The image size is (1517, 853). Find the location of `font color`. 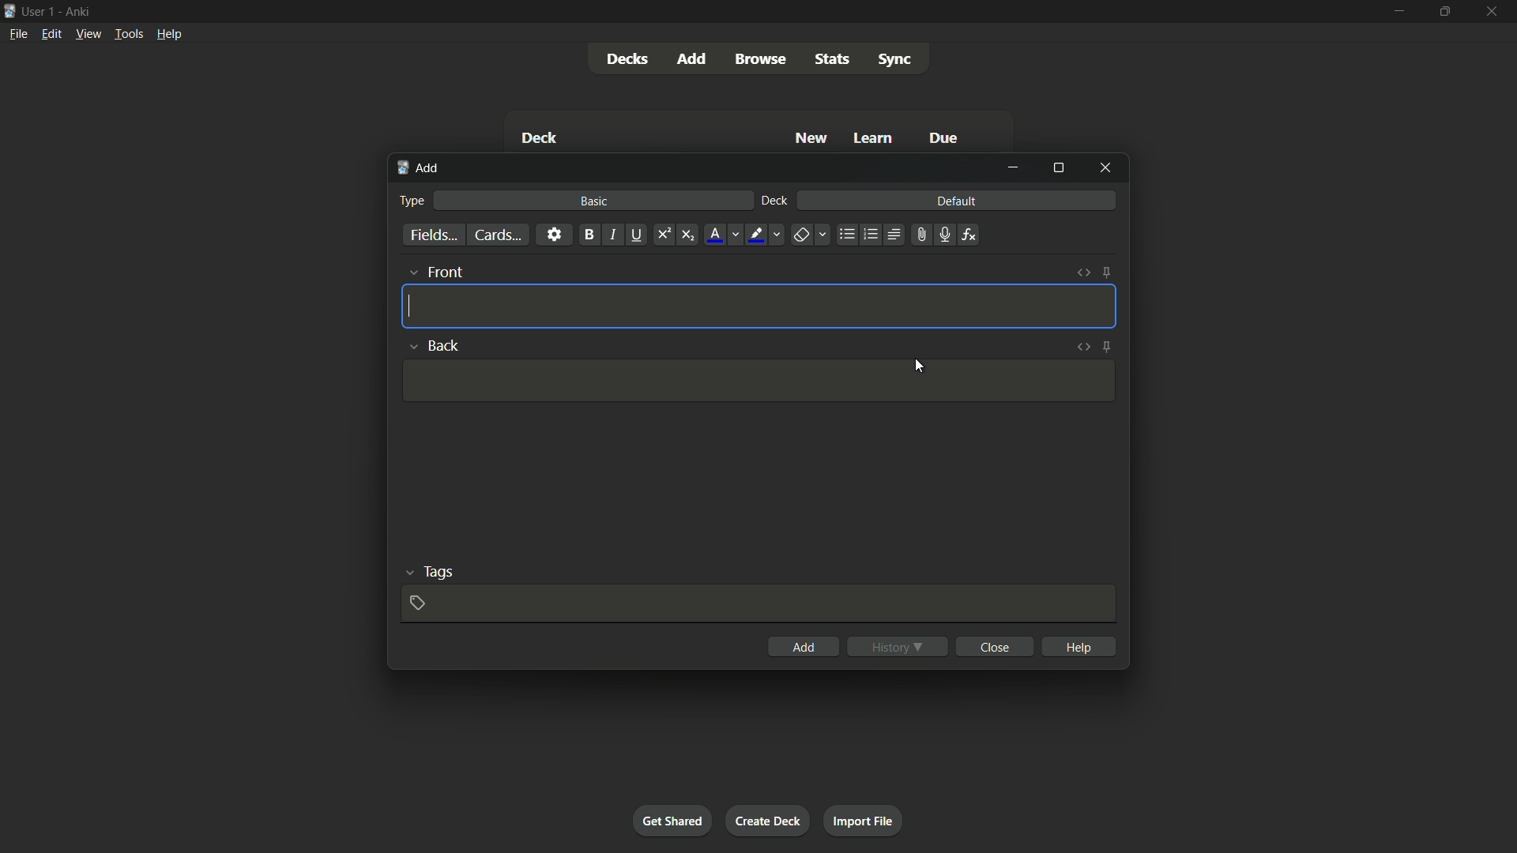

font color is located at coordinates (724, 235).